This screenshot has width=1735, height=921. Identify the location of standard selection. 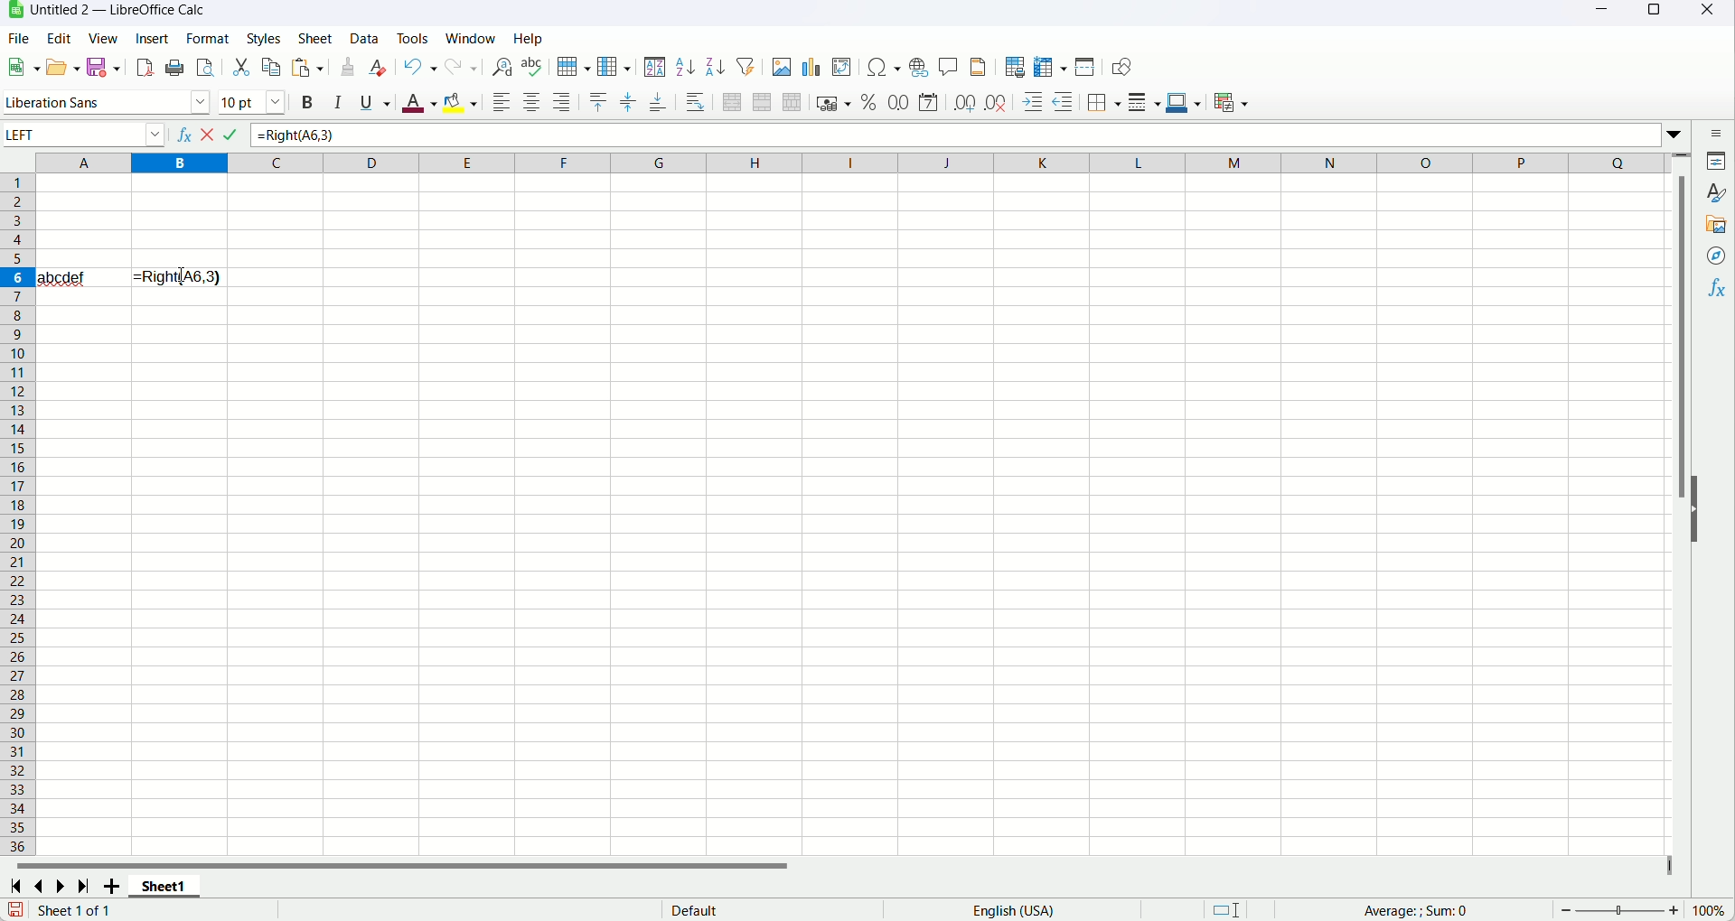
(1227, 908).